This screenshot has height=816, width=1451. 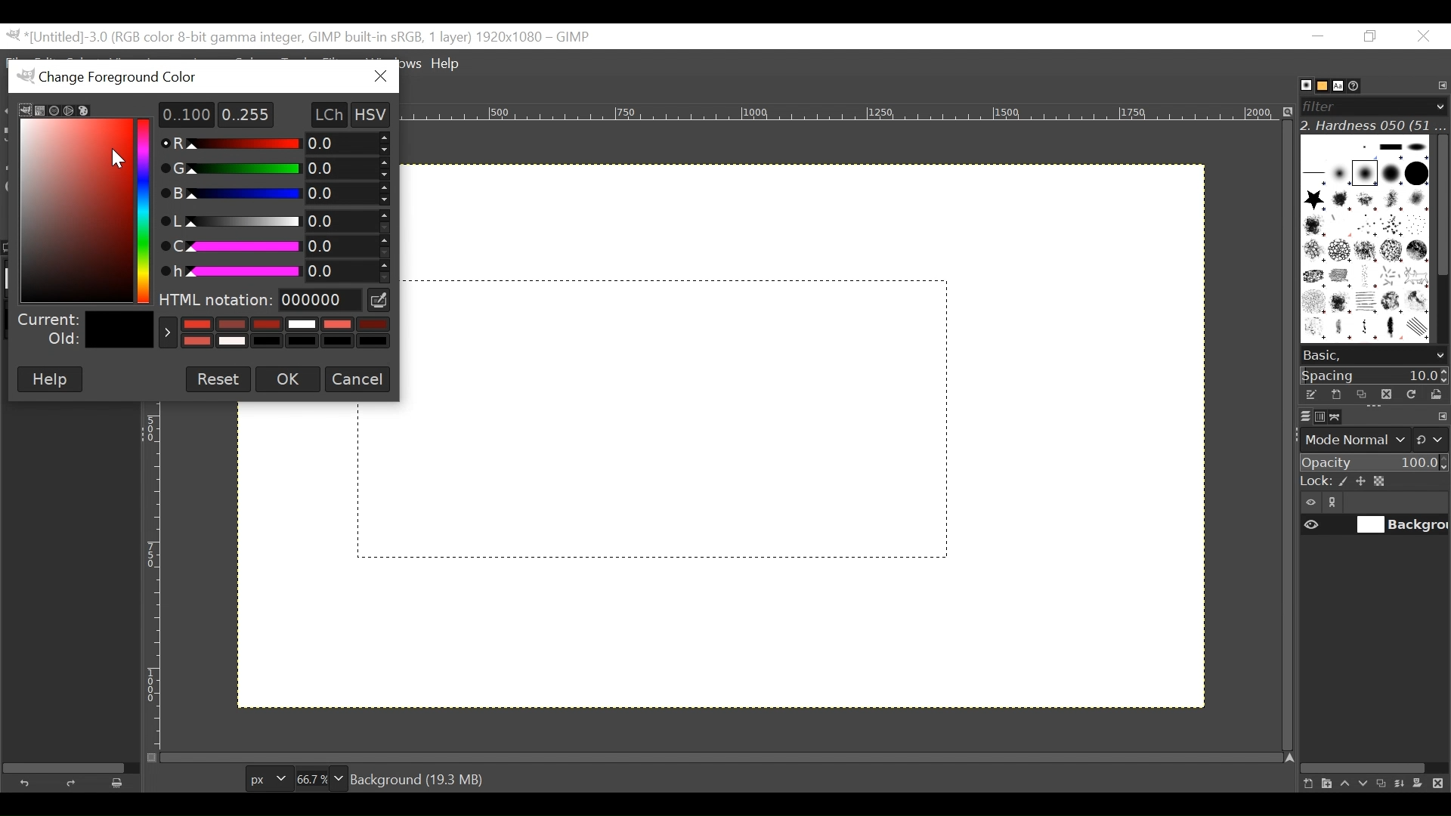 I want to click on Channels, so click(x=1316, y=416).